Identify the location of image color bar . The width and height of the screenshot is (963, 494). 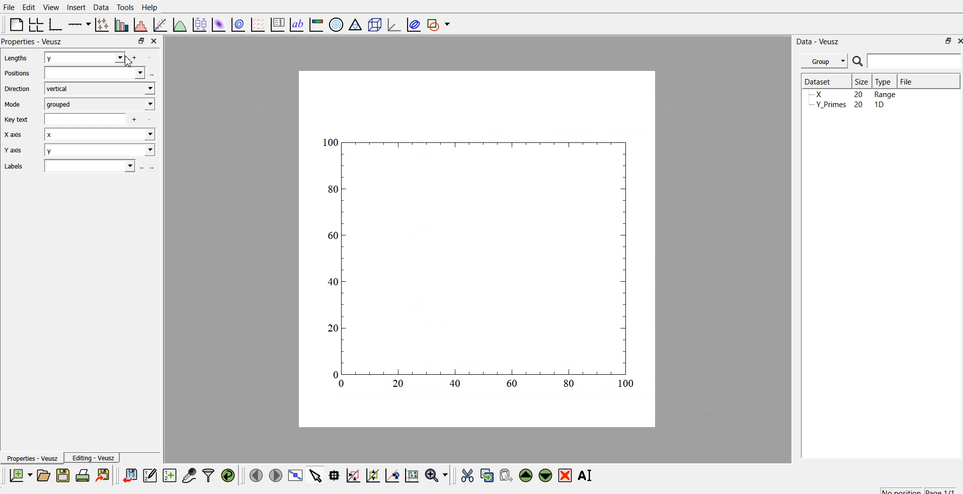
(316, 26).